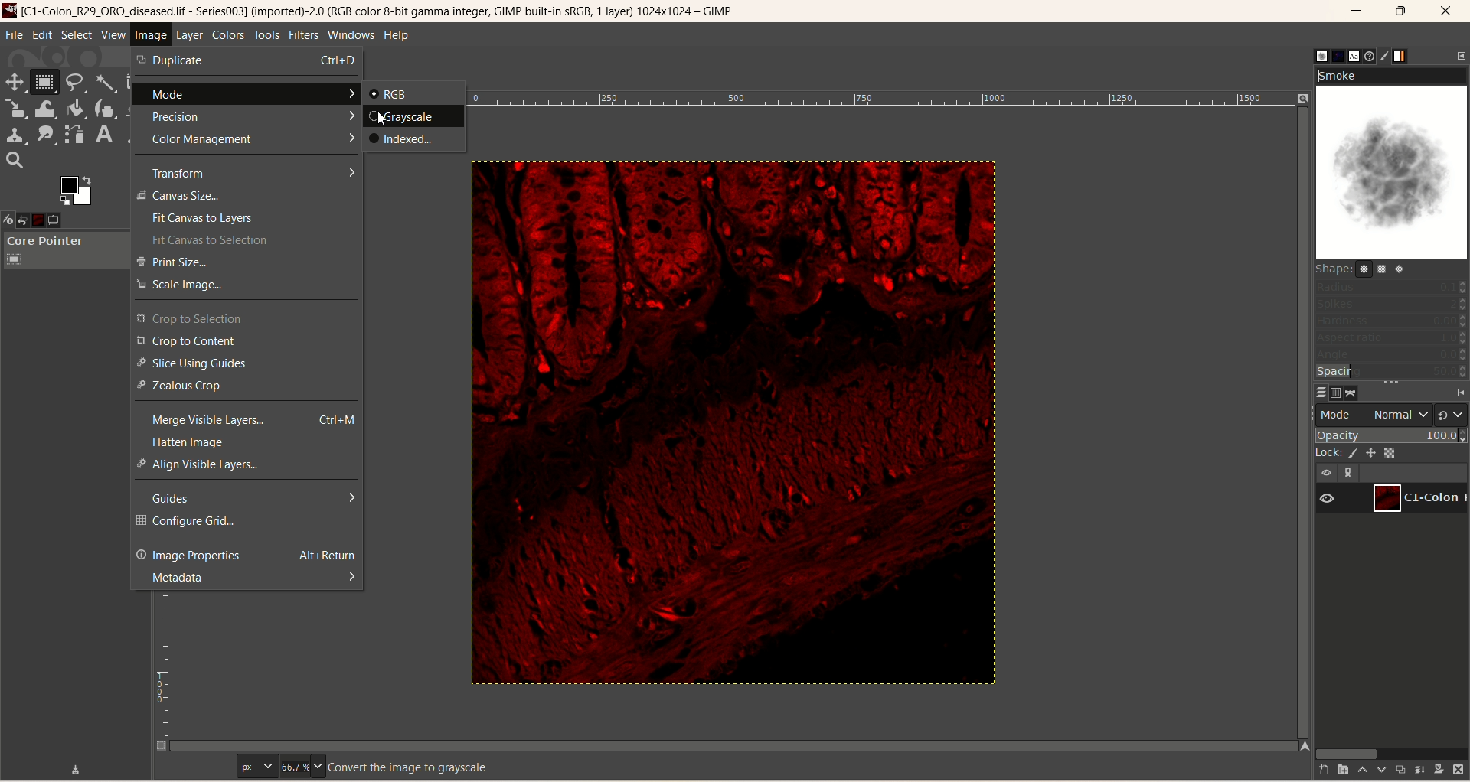  I want to click on fit canvas to selection, so click(241, 240).